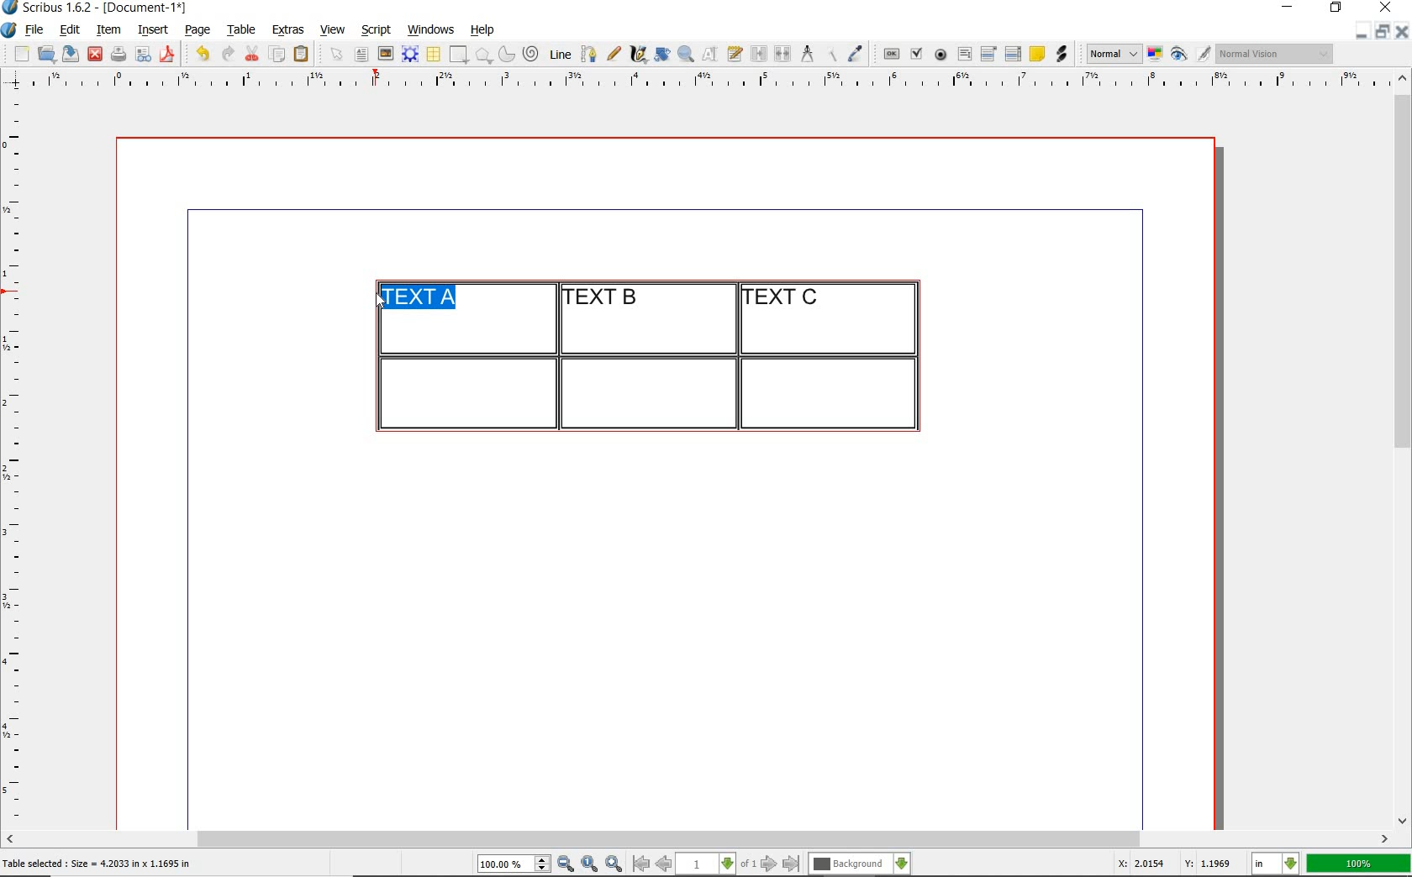 This screenshot has height=877, width=1412. What do you see at coordinates (278, 55) in the screenshot?
I see `copy` at bounding box center [278, 55].